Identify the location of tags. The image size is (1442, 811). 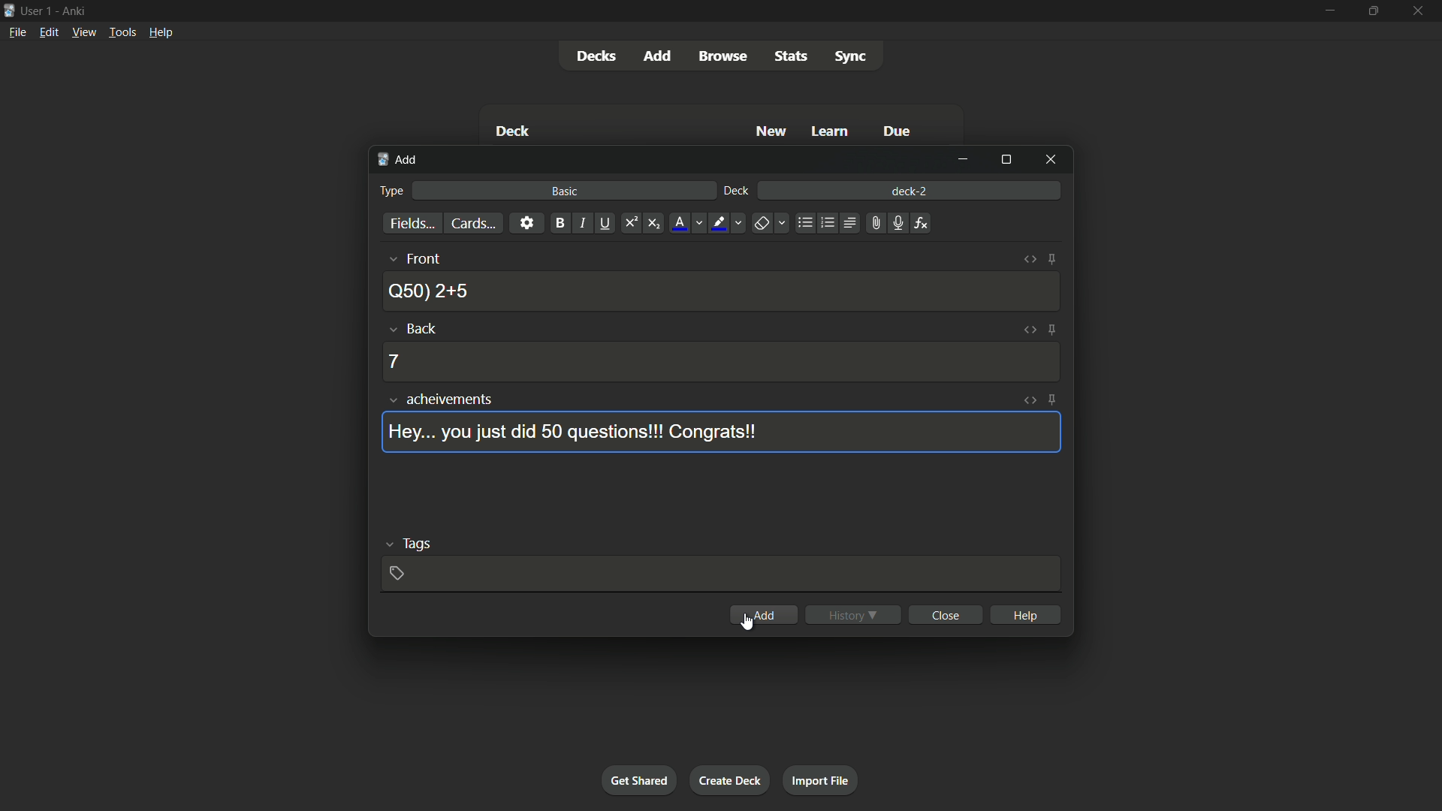
(408, 543).